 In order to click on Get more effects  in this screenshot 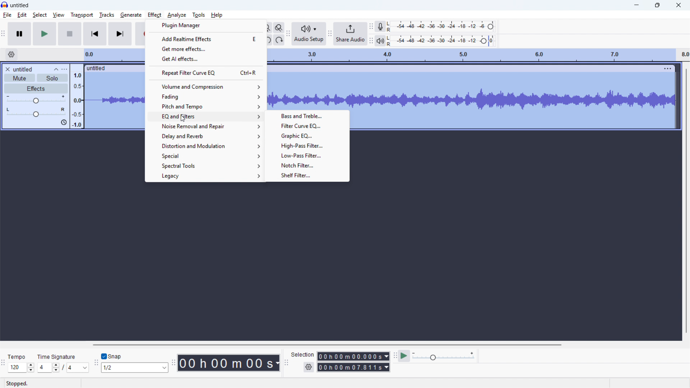, I will do `click(206, 48)`.